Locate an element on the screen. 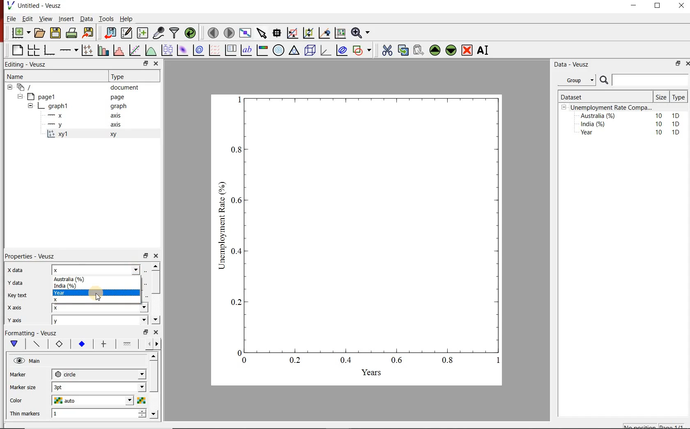 The image size is (690, 429). circle is located at coordinates (98, 373).